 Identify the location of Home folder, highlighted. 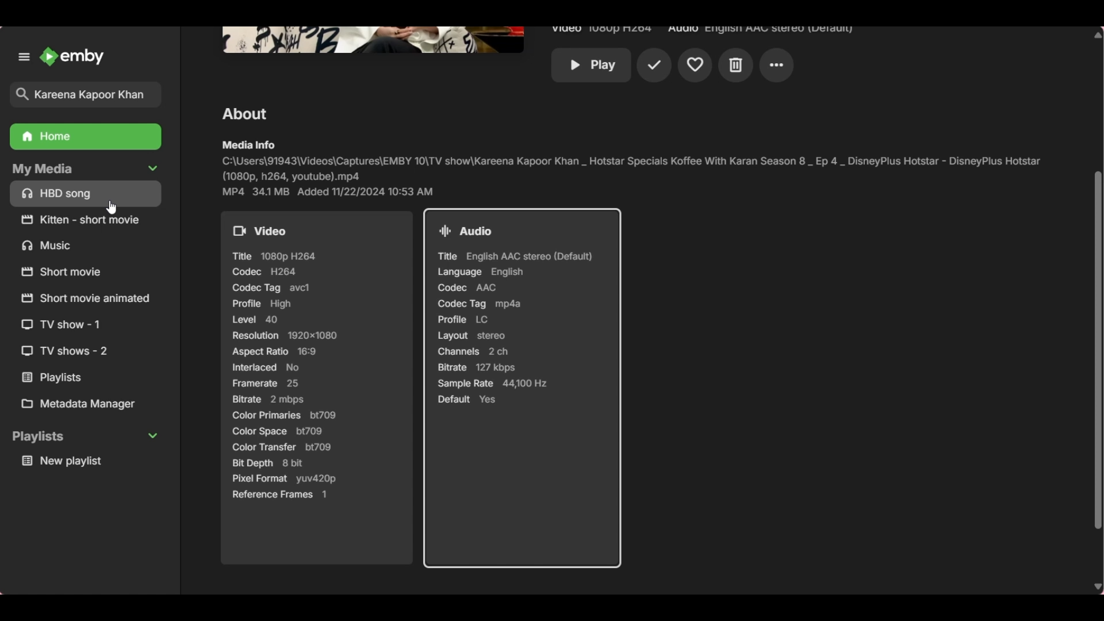
(86, 137).